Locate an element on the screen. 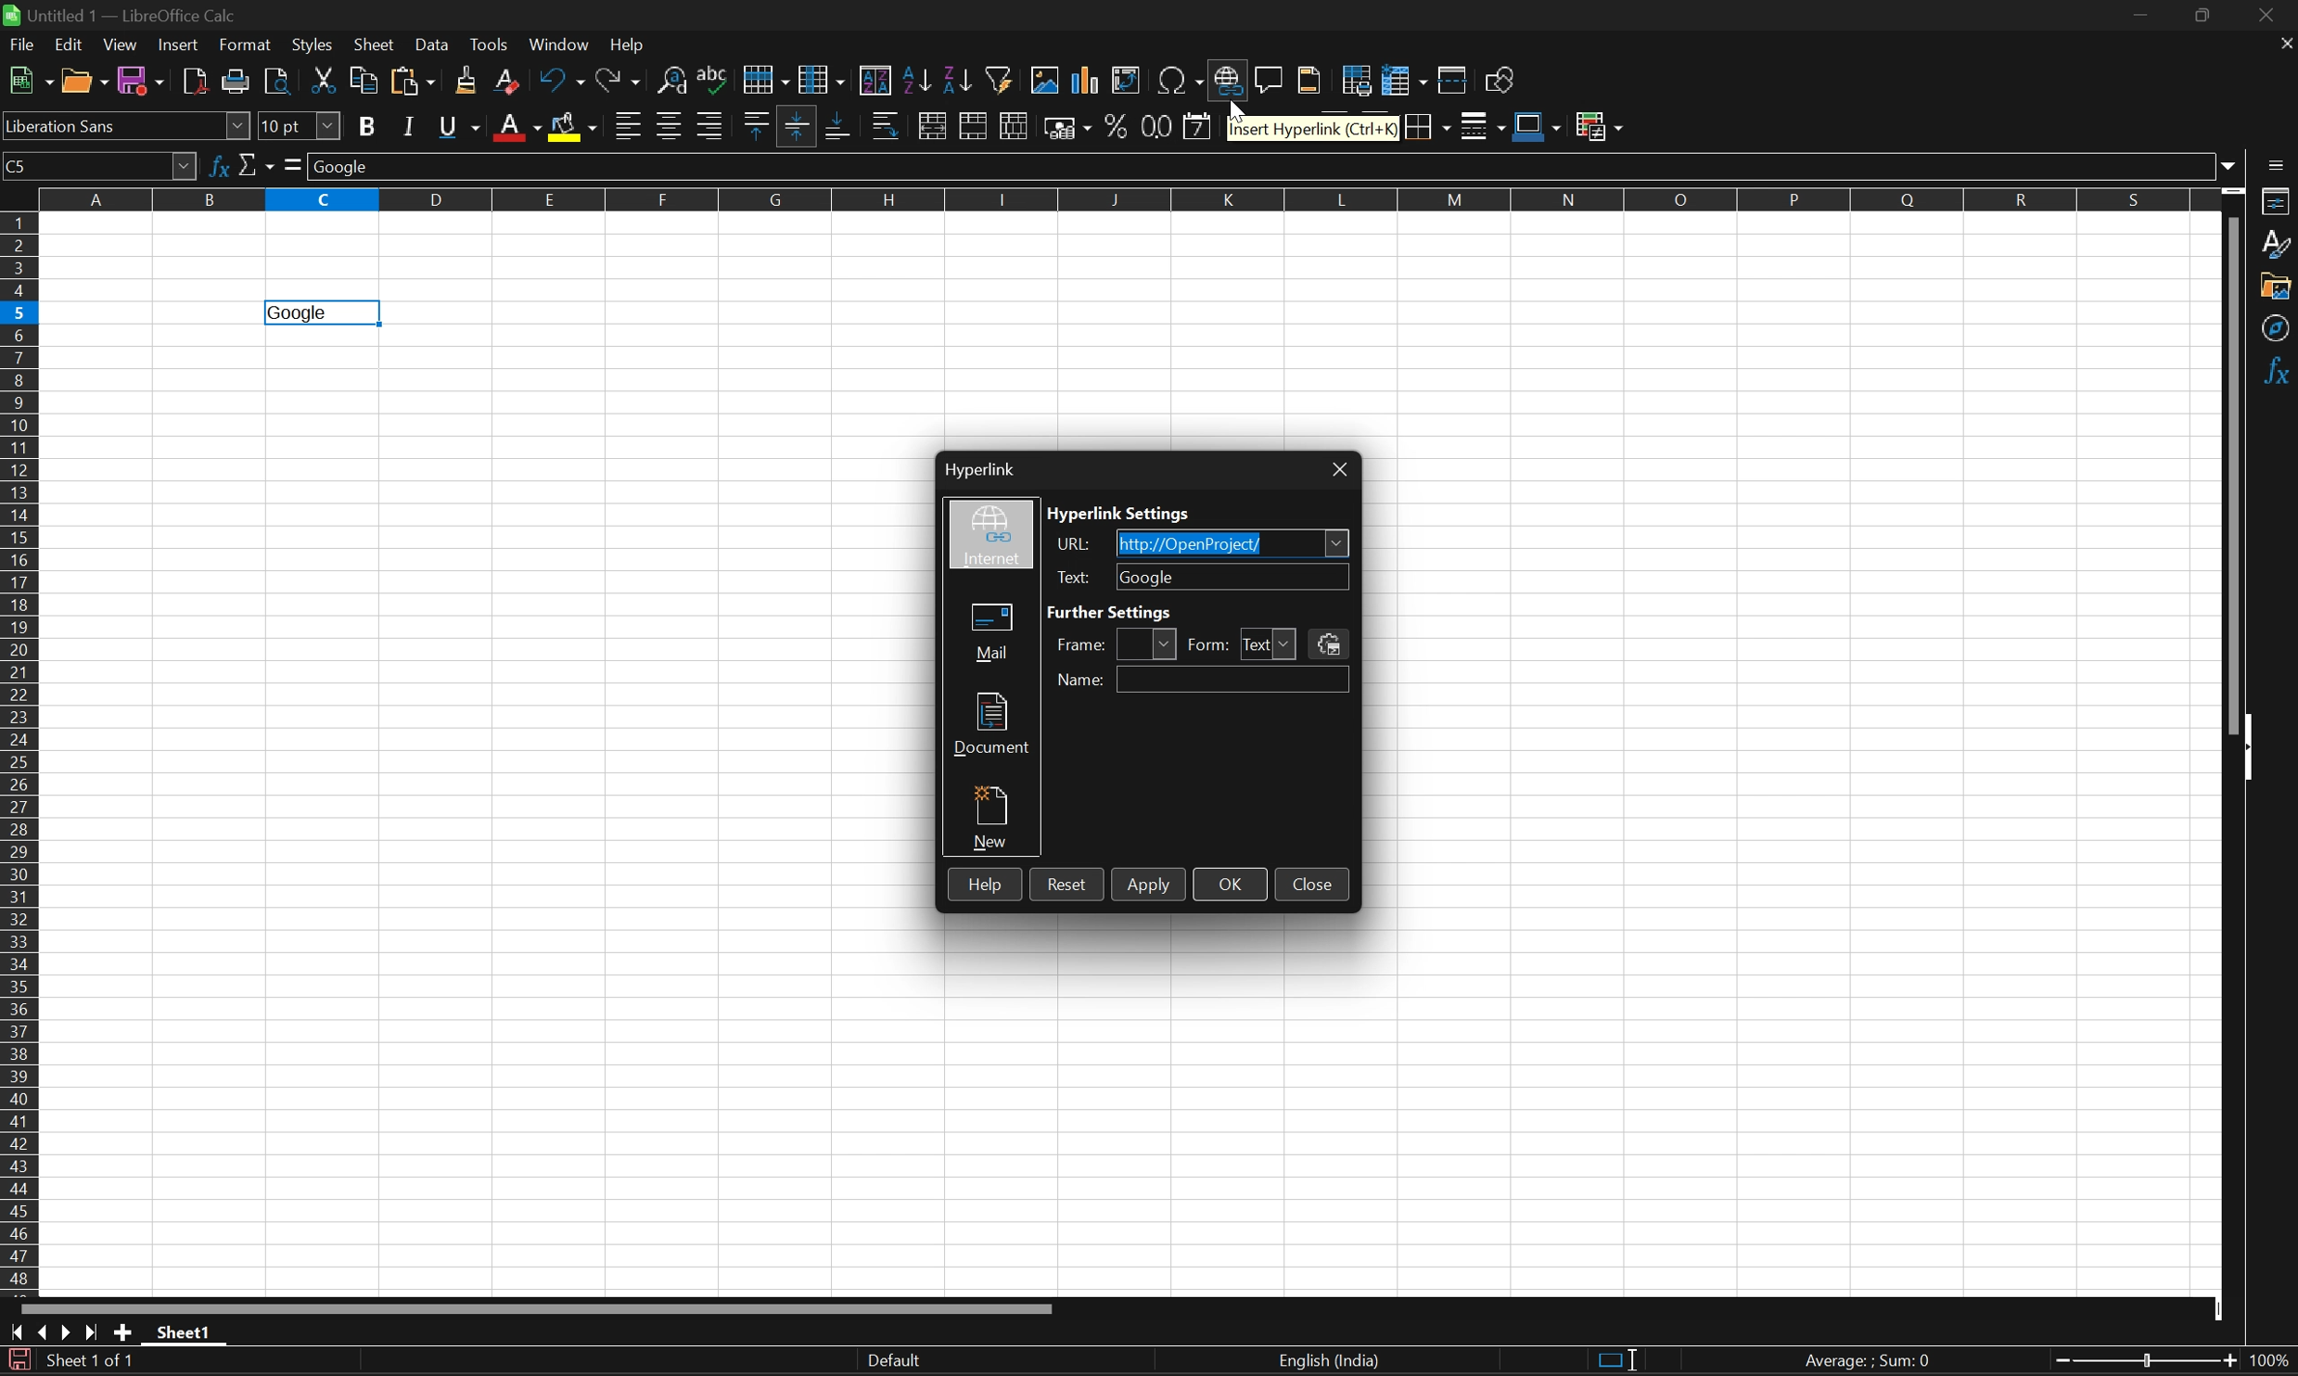  Font name is located at coordinates (126, 129).